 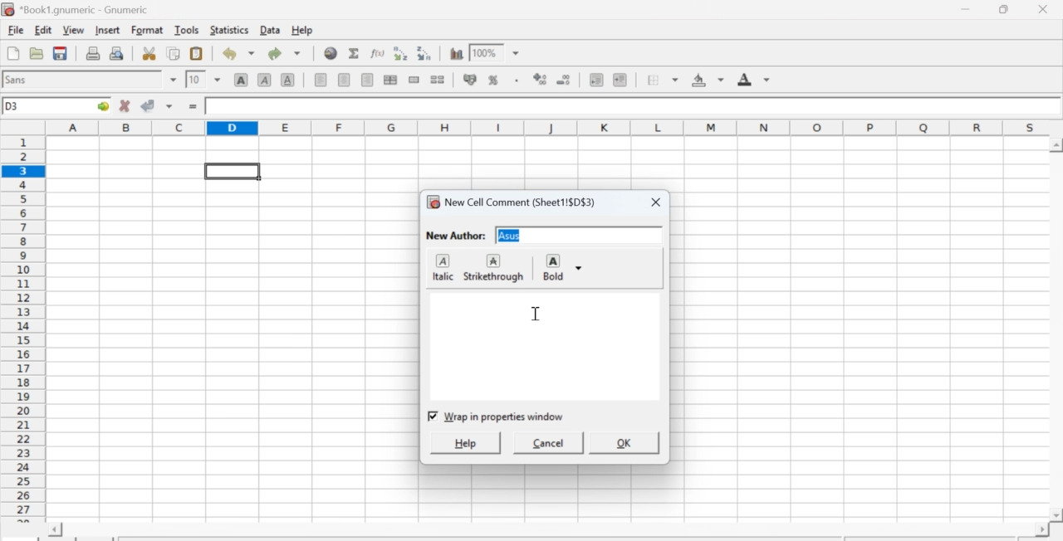 I want to click on Foreground, so click(x=754, y=80).